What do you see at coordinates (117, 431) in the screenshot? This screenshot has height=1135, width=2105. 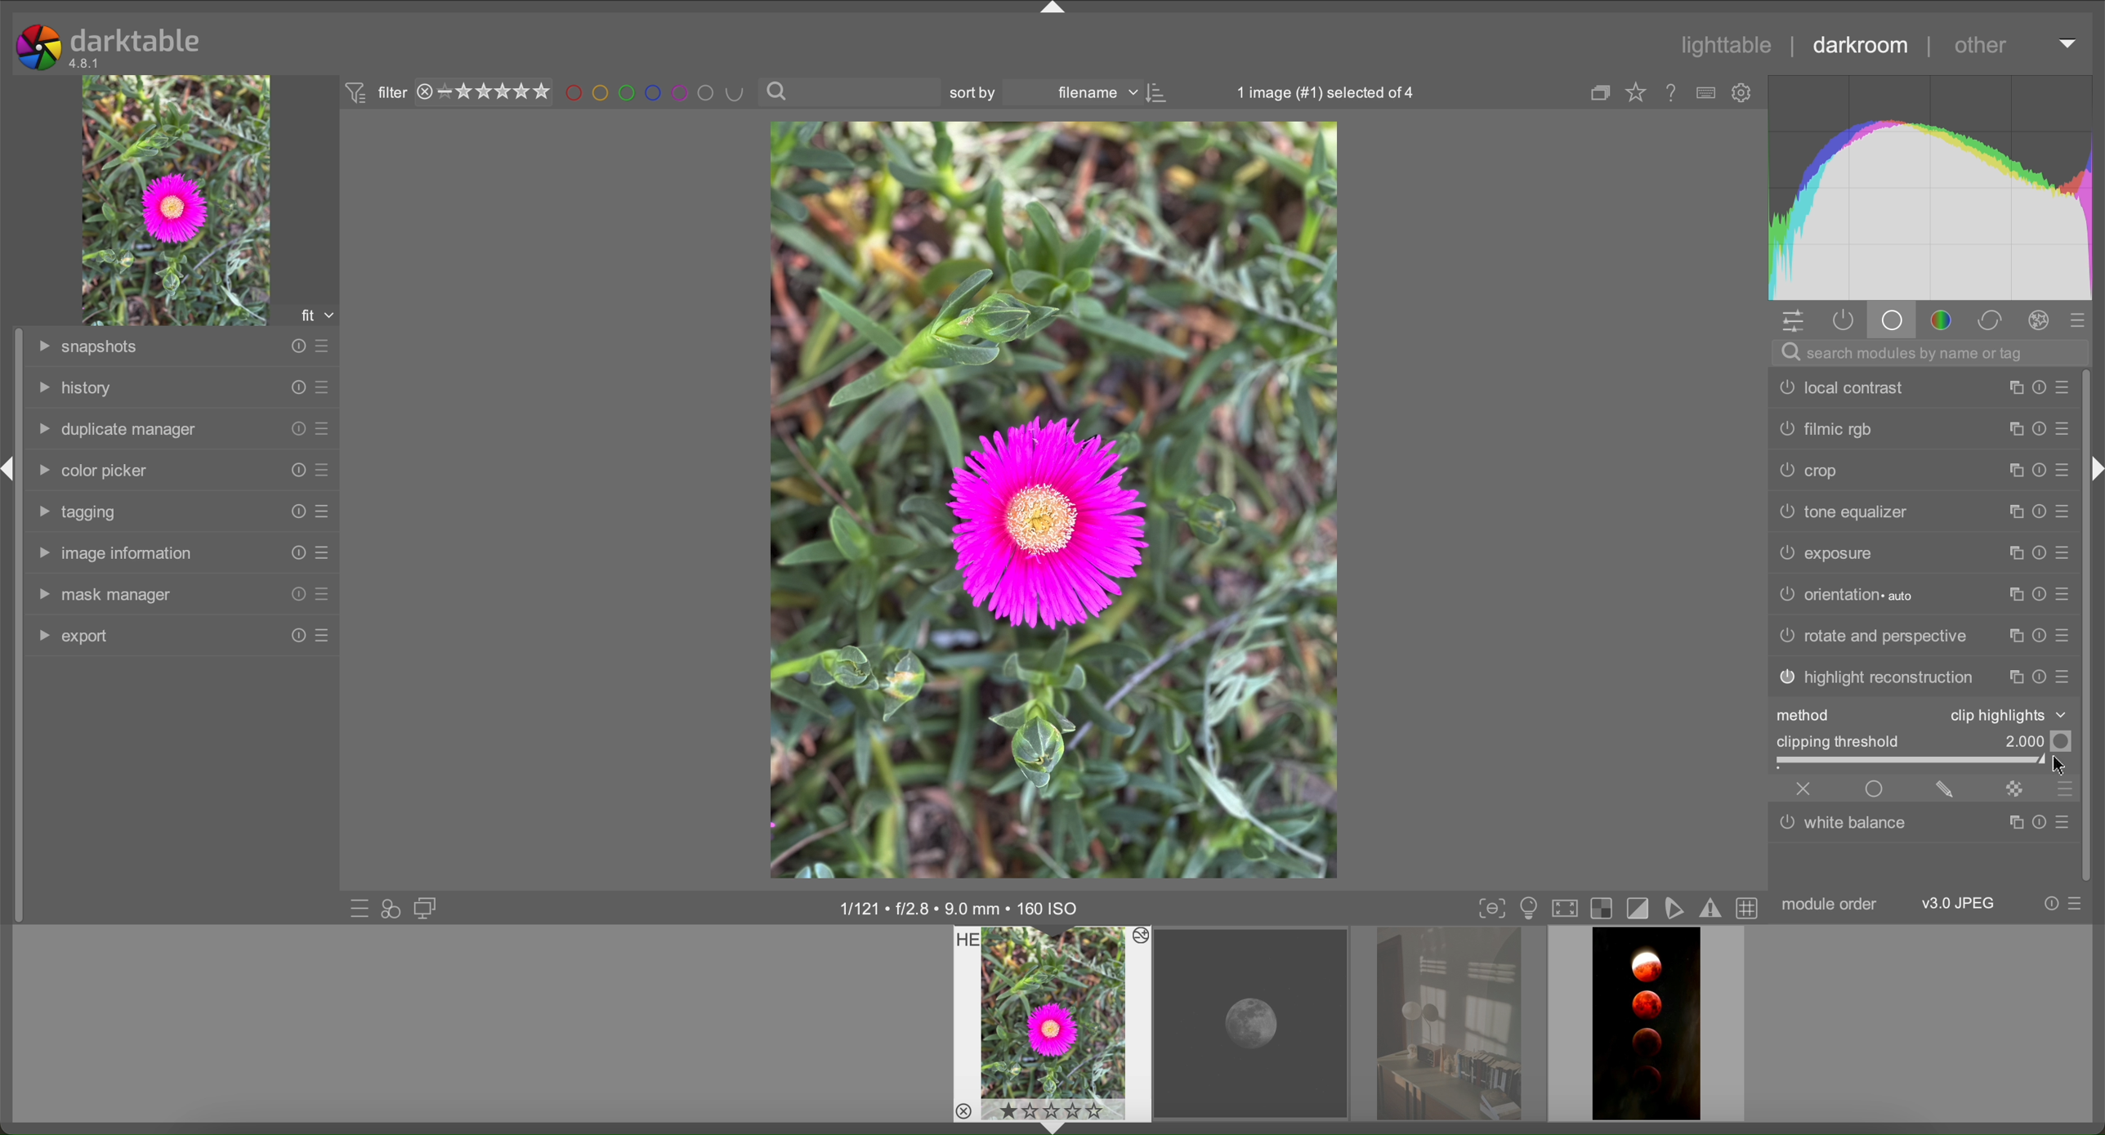 I see `duplicate manager tab` at bounding box center [117, 431].